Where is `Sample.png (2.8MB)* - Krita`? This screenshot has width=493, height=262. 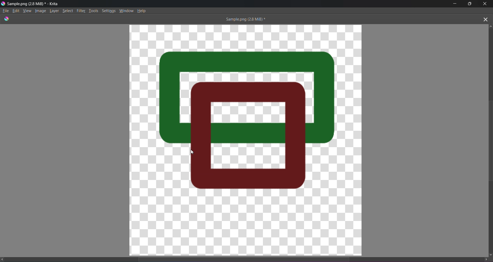
Sample.png (2.8MB)* - Krita is located at coordinates (33, 4).